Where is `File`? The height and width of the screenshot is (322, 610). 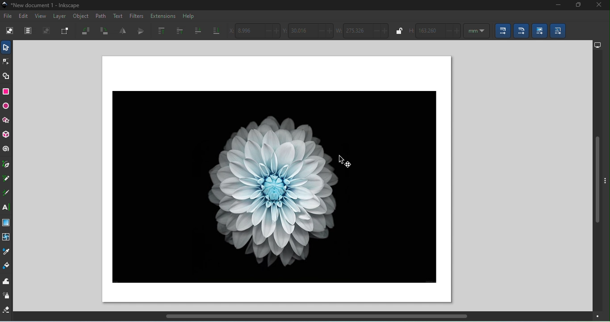
File is located at coordinates (8, 15).